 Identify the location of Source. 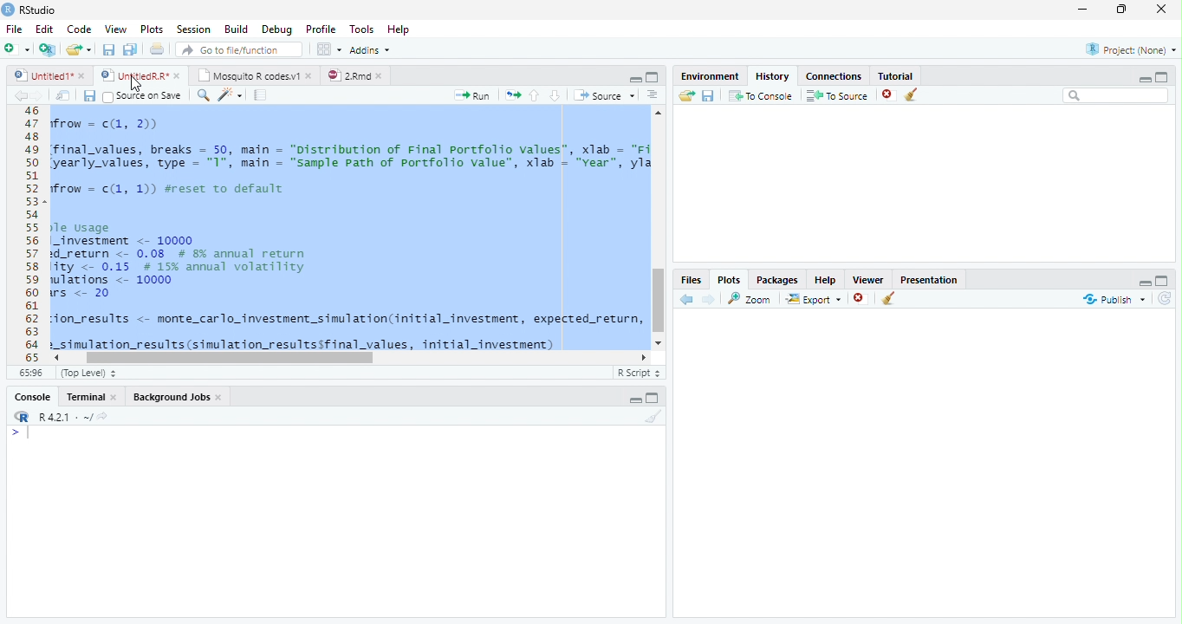
(603, 94).